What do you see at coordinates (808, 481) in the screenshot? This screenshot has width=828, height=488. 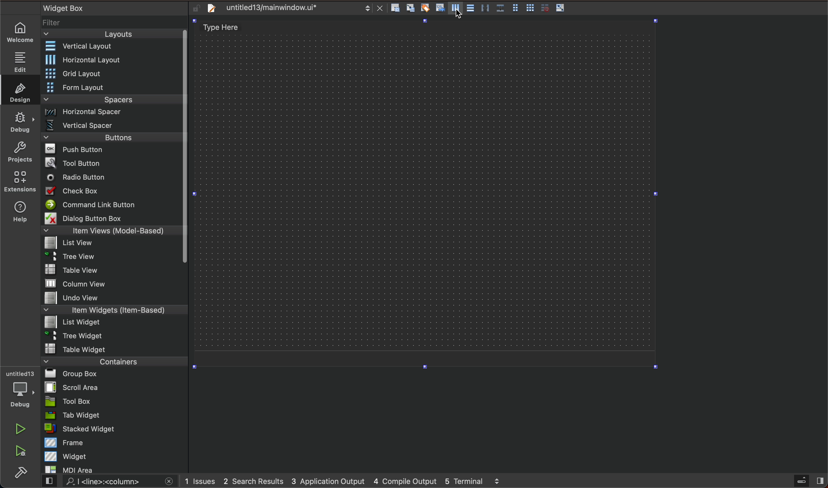 I see `close sidebar` at bounding box center [808, 481].